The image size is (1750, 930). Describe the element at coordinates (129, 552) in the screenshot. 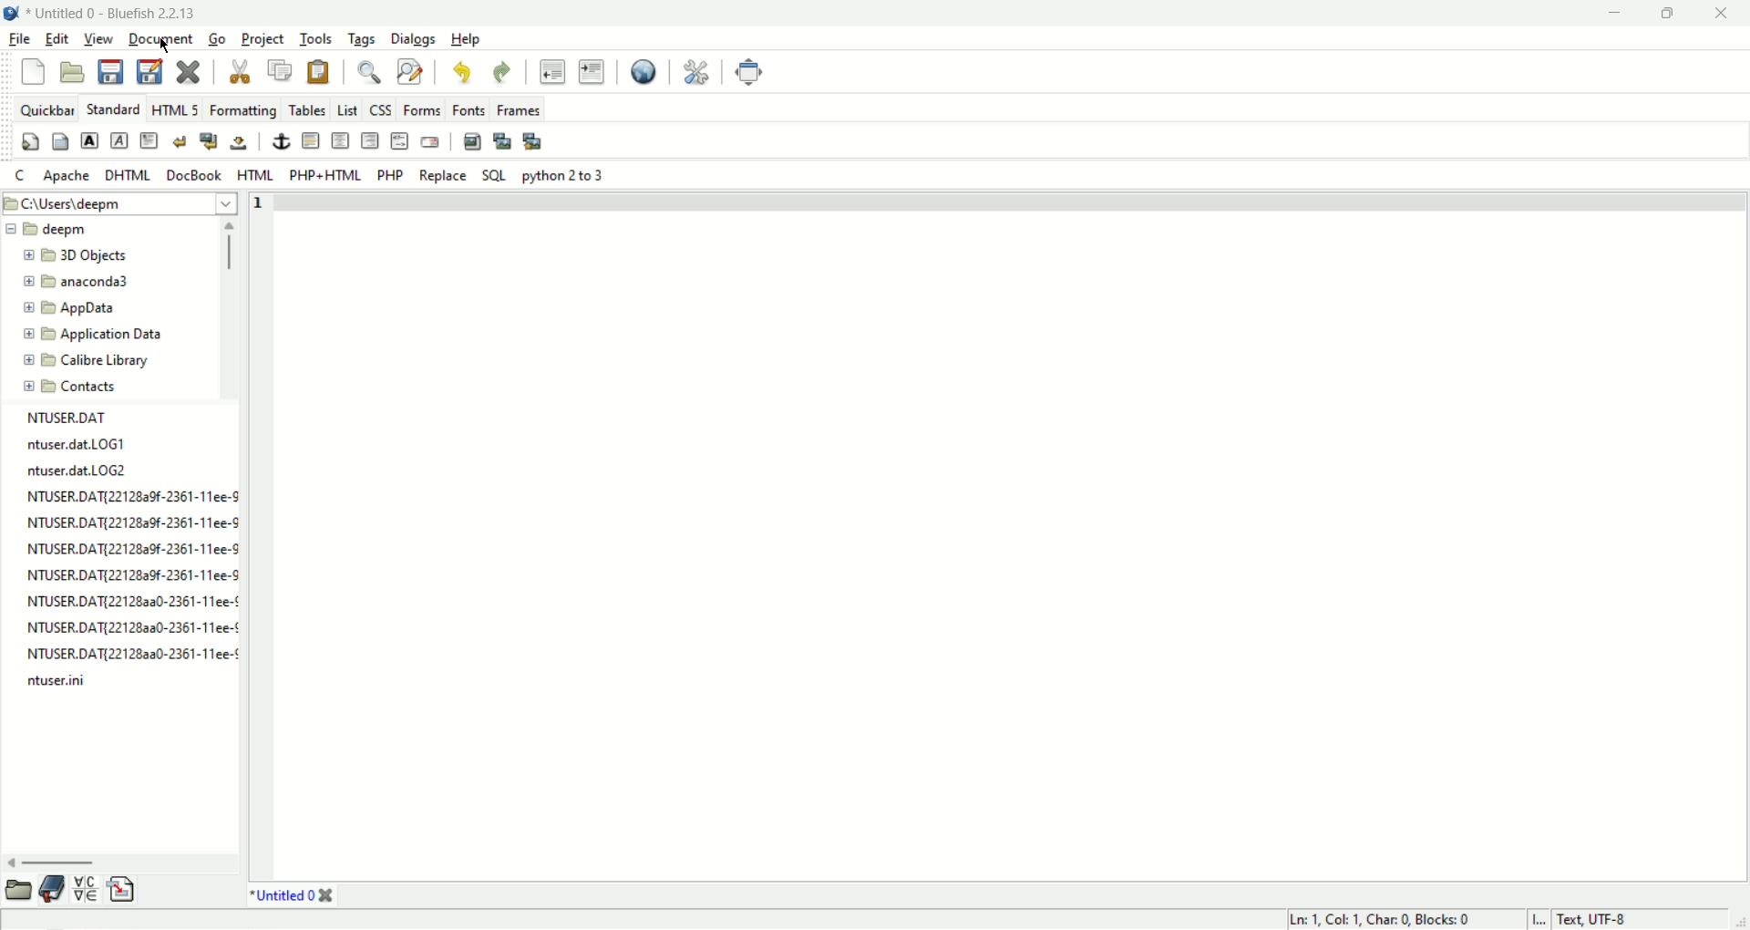

I see `file list` at that location.